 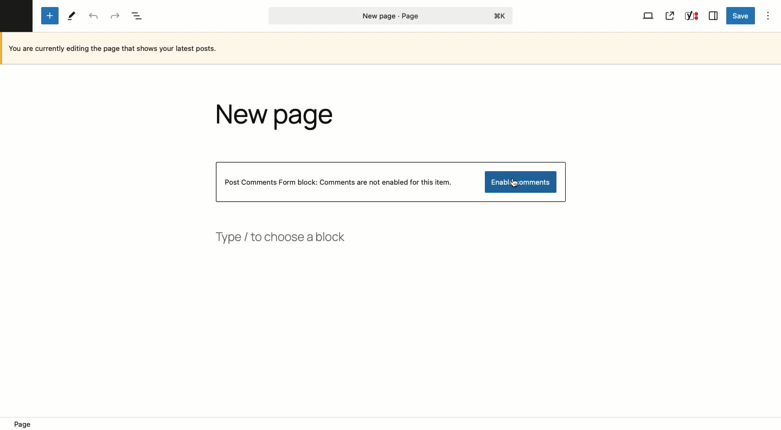 What do you see at coordinates (71, 16) in the screenshot?
I see `Tools` at bounding box center [71, 16].